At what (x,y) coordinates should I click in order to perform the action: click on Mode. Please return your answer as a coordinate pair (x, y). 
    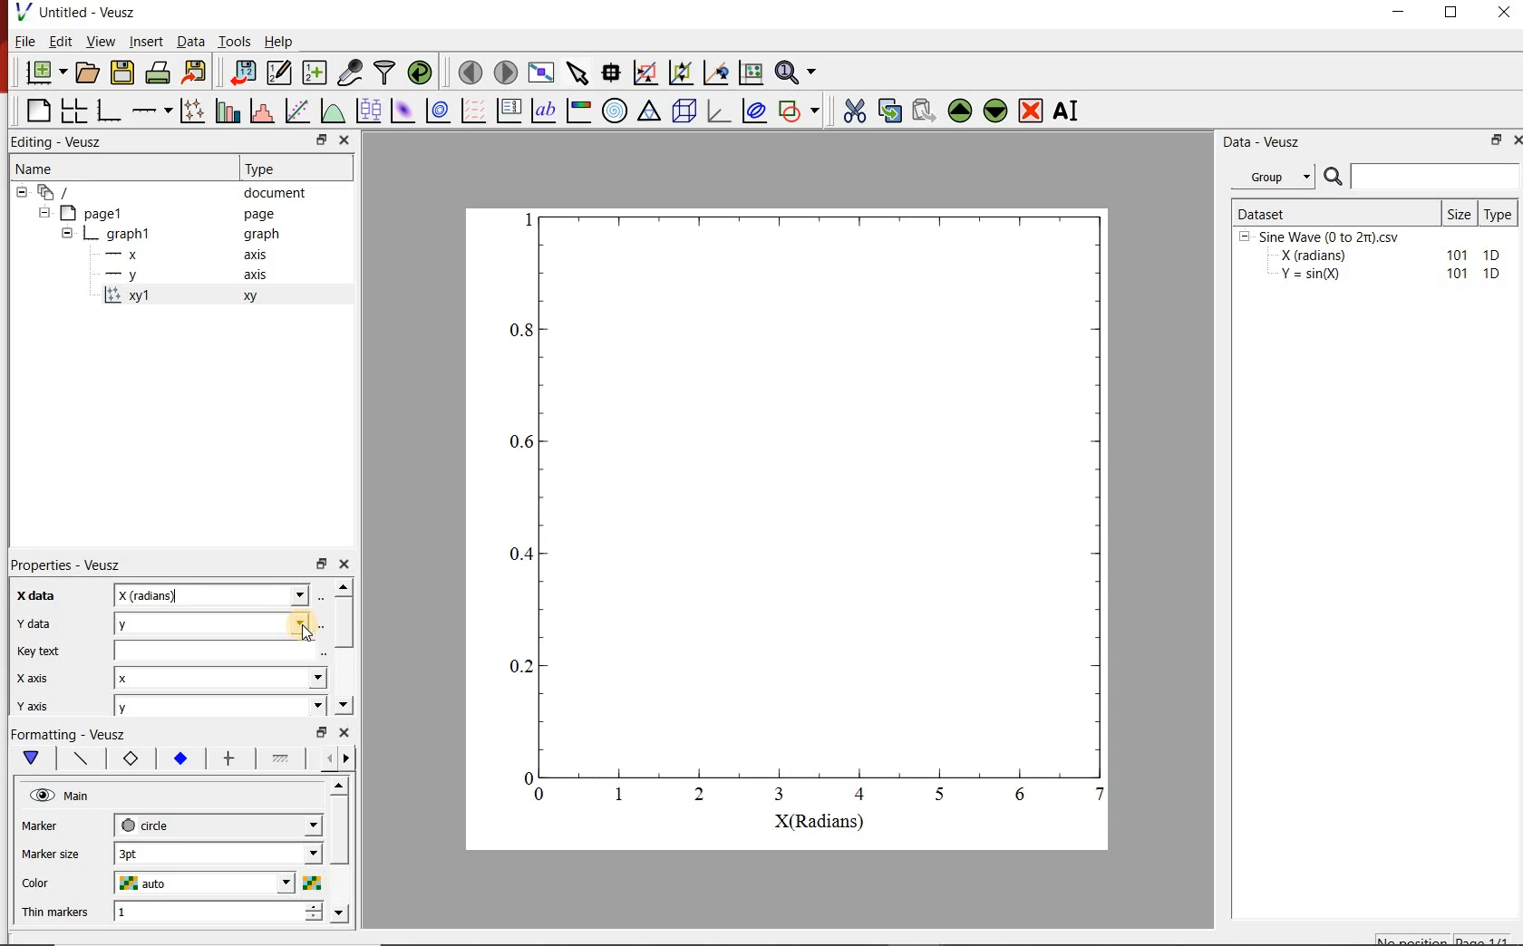
    Looking at the image, I should click on (32, 702).